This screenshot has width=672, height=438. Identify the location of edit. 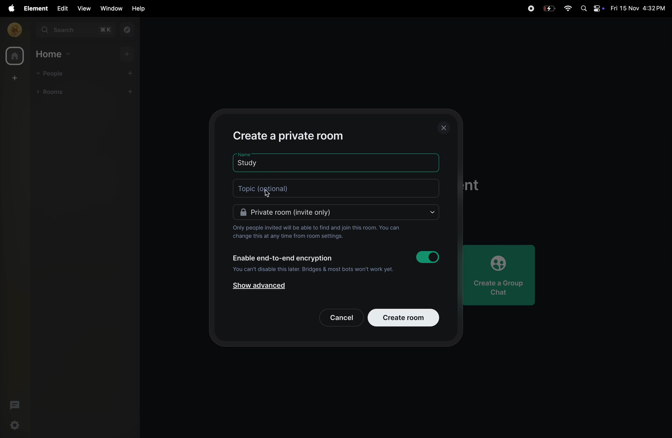
(61, 8).